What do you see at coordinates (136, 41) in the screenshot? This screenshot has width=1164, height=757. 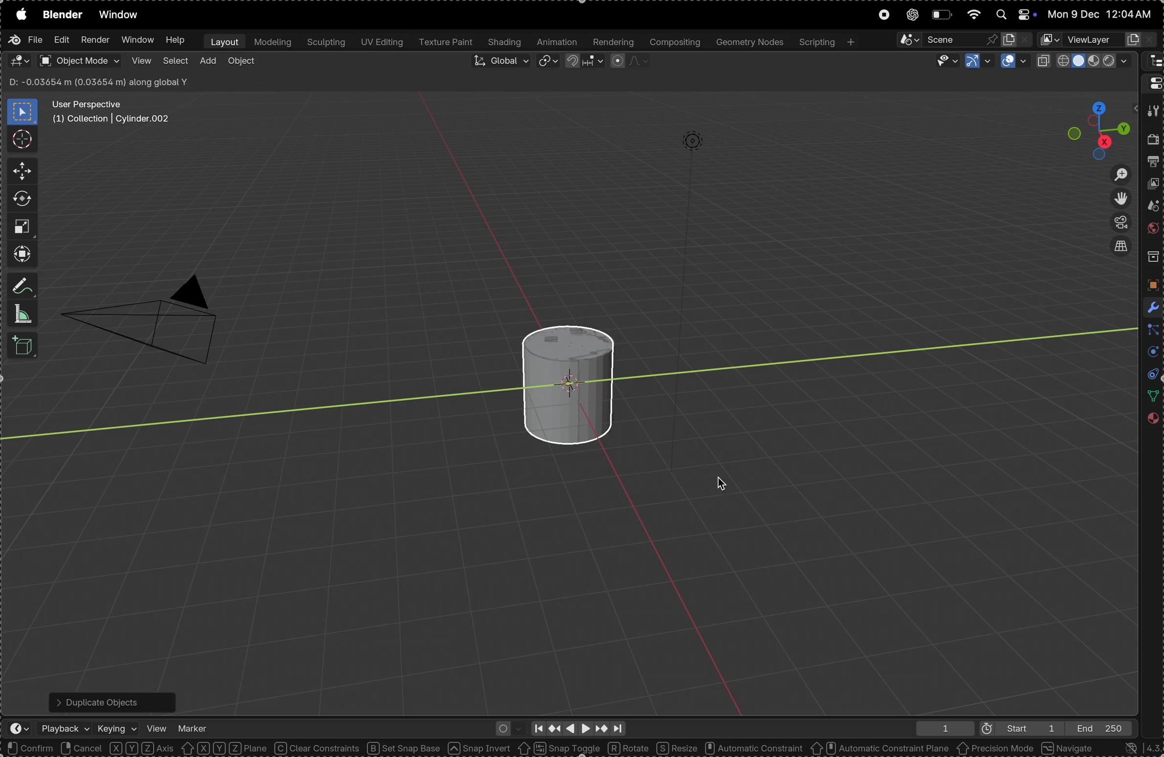 I see `Window` at bounding box center [136, 41].